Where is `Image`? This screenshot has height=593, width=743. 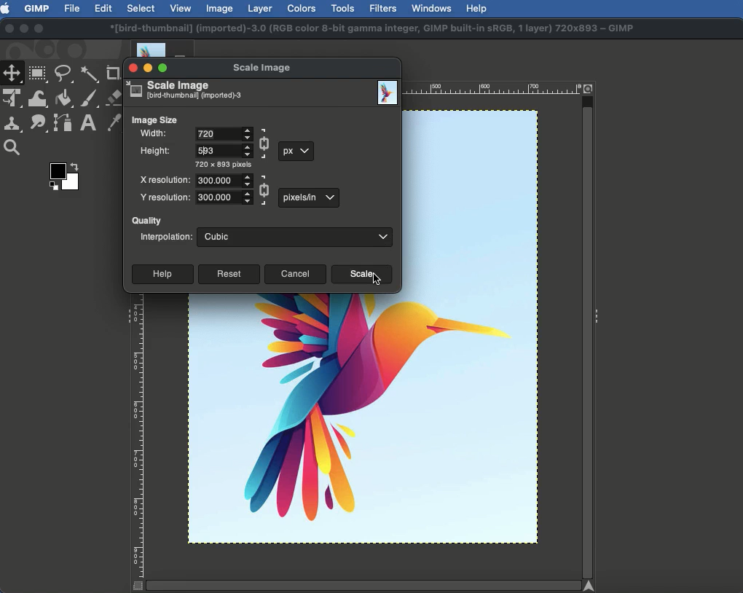 Image is located at coordinates (219, 9).